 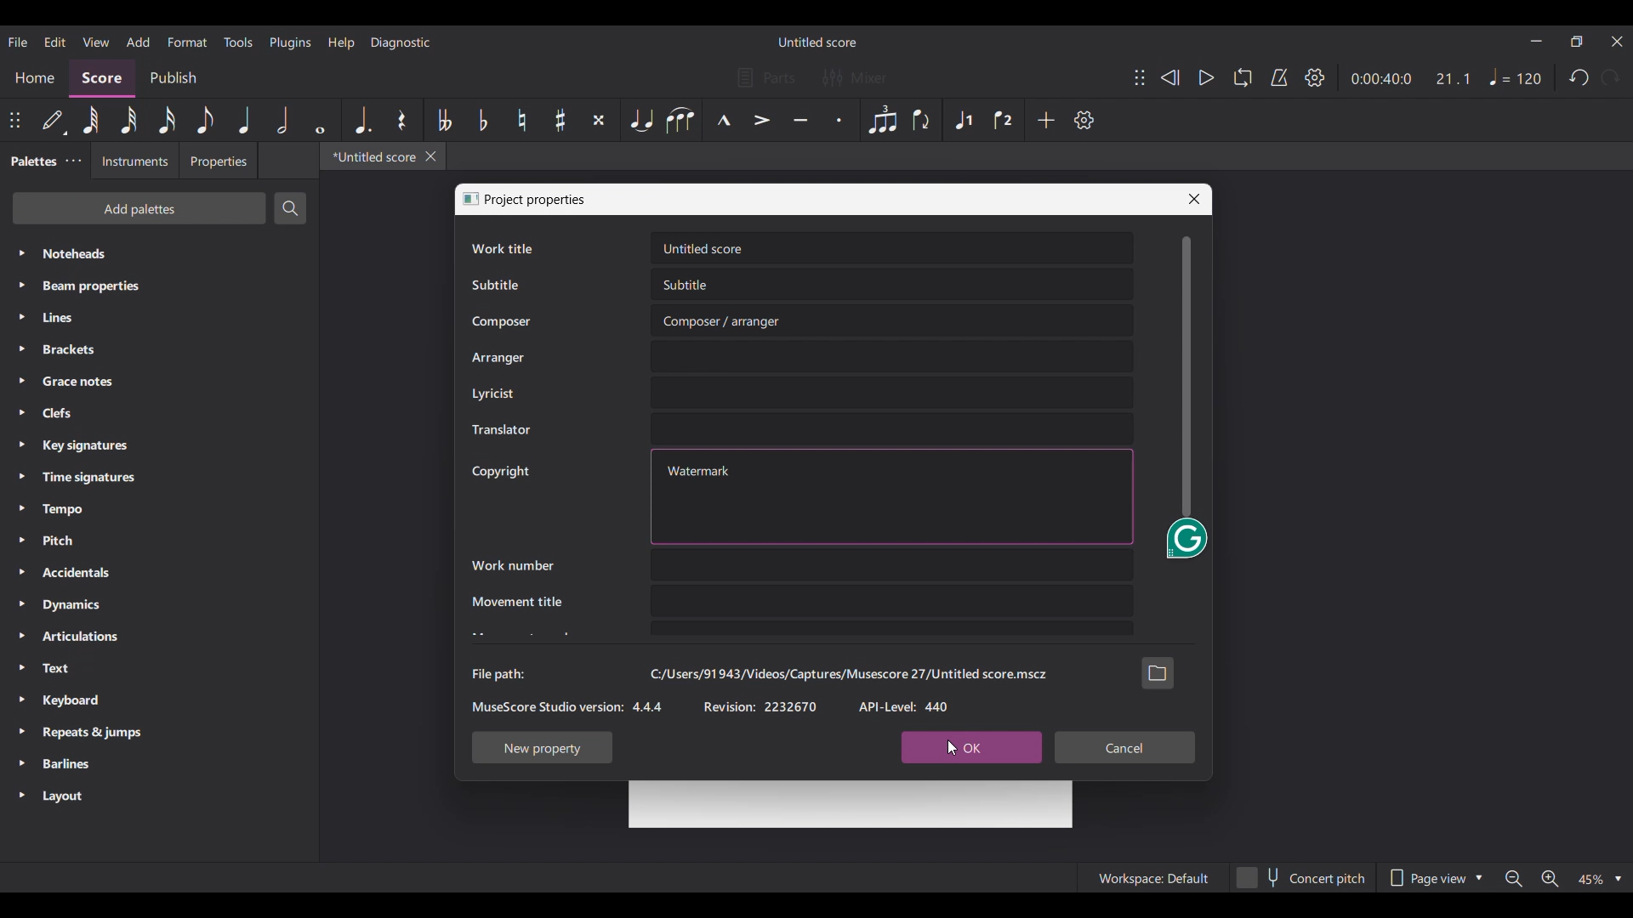 What do you see at coordinates (1084, 120) in the screenshot?
I see `Settings` at bounding box center [1084, 120].